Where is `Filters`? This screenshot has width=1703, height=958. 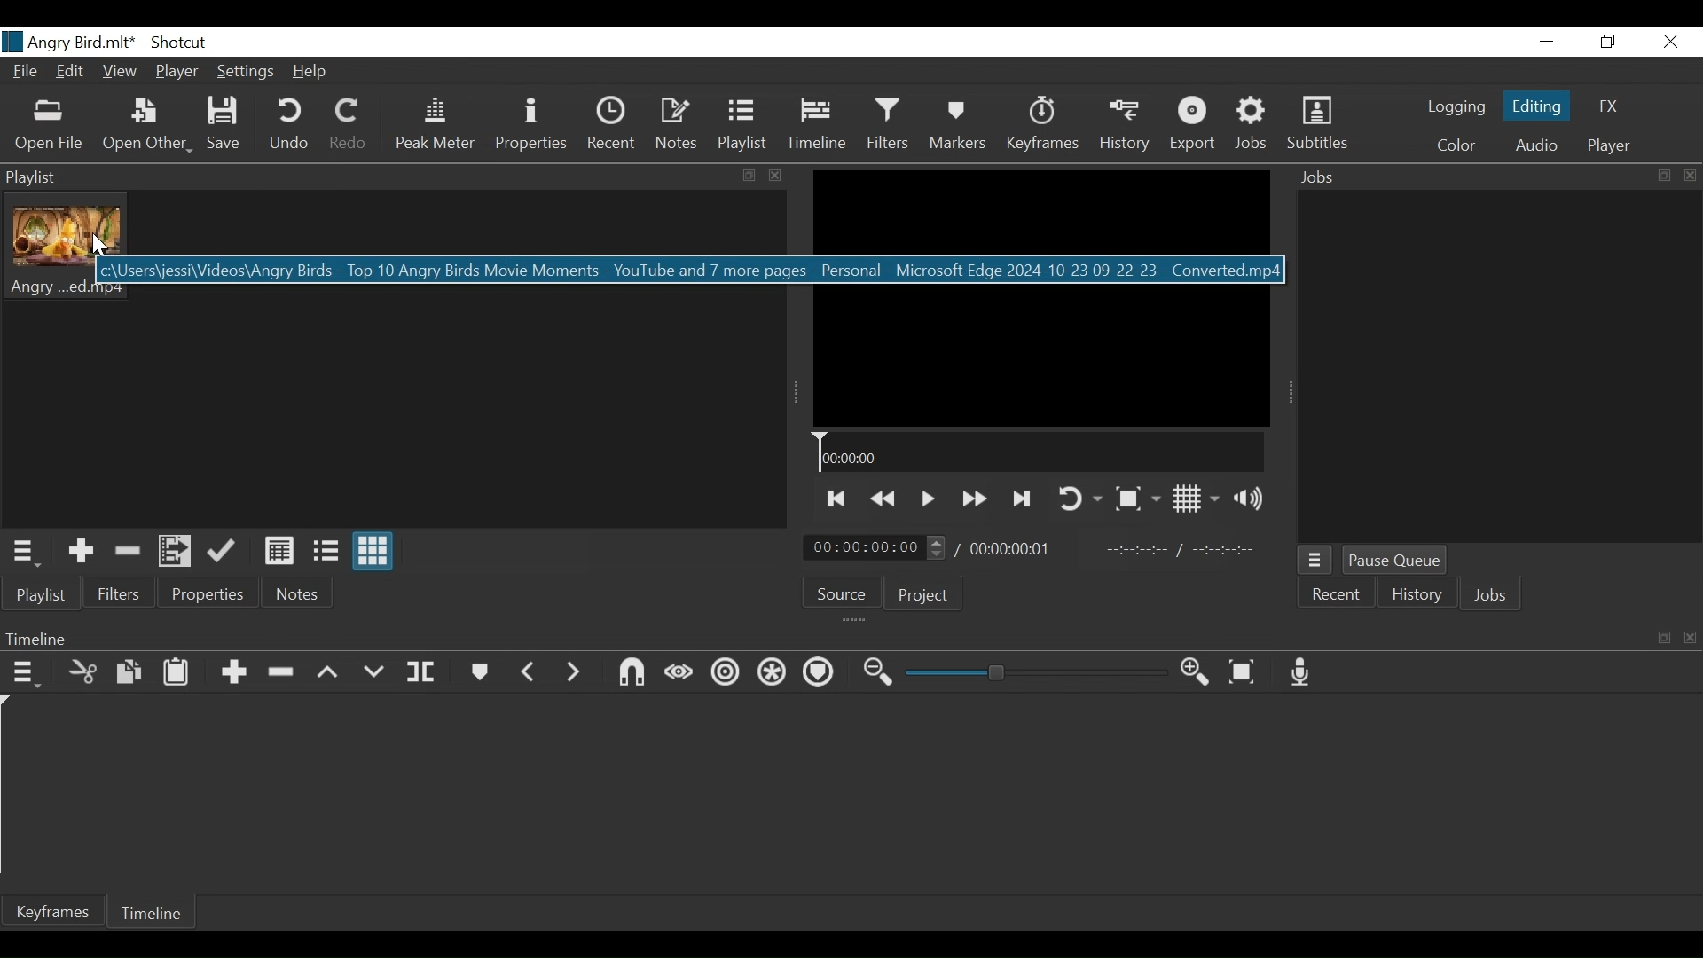 Filters is located at coordinates (888, 124).